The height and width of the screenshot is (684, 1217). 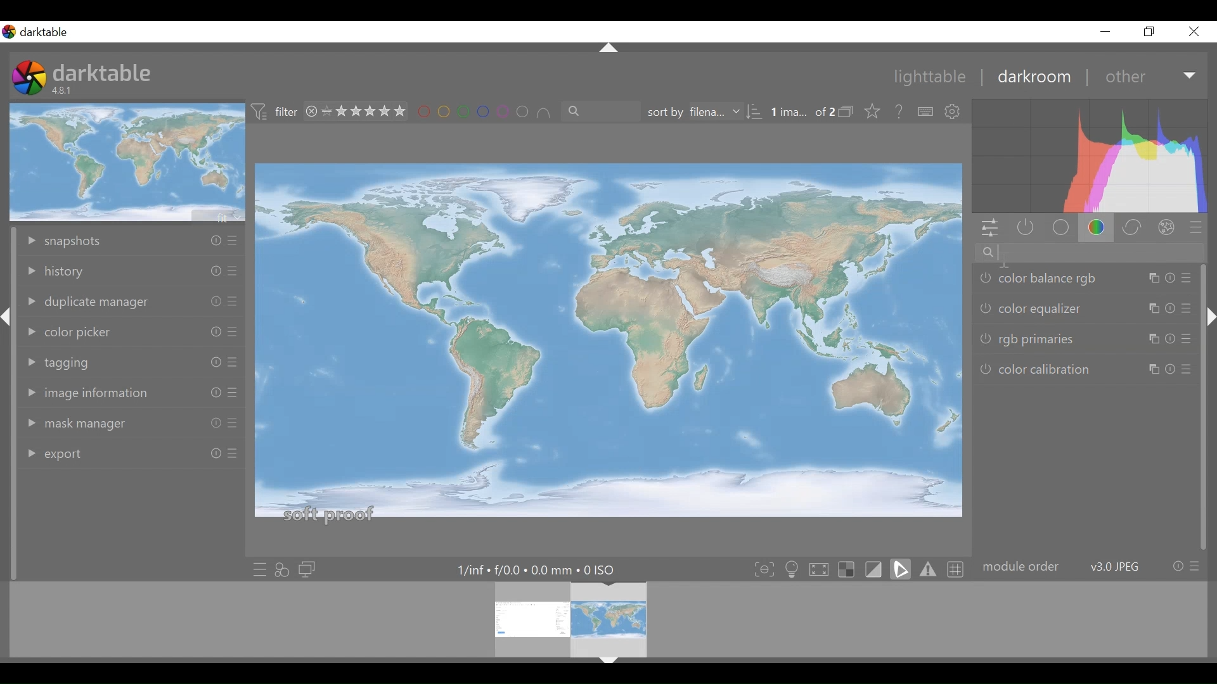 I want to click on color picker, so click(x=71, y=330).